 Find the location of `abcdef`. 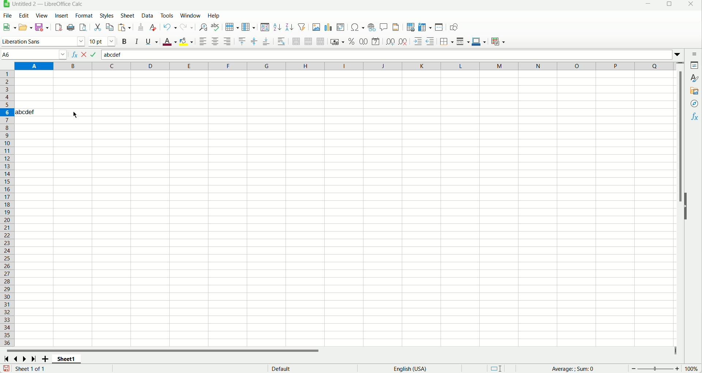

abcdef is located at coordinates (25, 112).